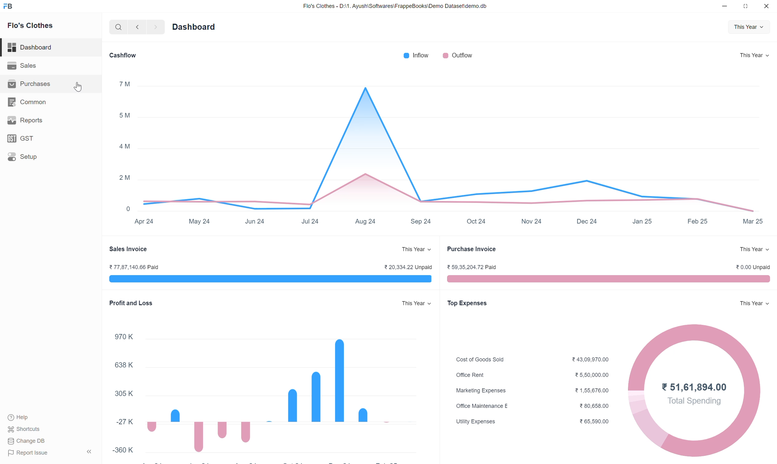 The height and width of the screenshot is (464, 777). What do you see at coordinates (194, 27) in the screenshot?
I see `Dashboard` at bounding box center [194, 27].